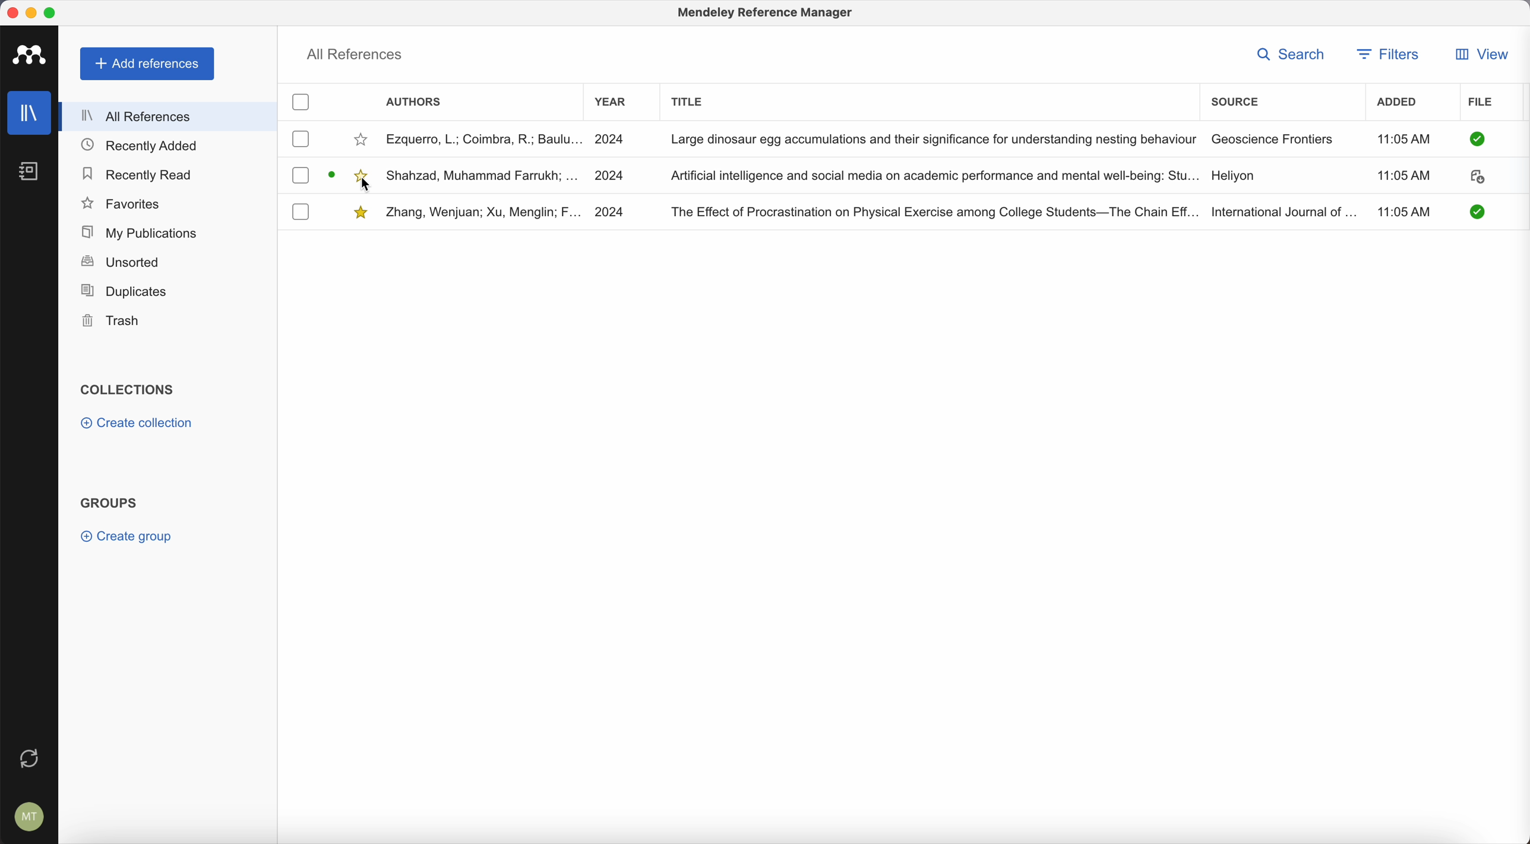 Image resolution: width=1530 pixels, height=844 pixels. I want to click on 2024, so click(613, 137).